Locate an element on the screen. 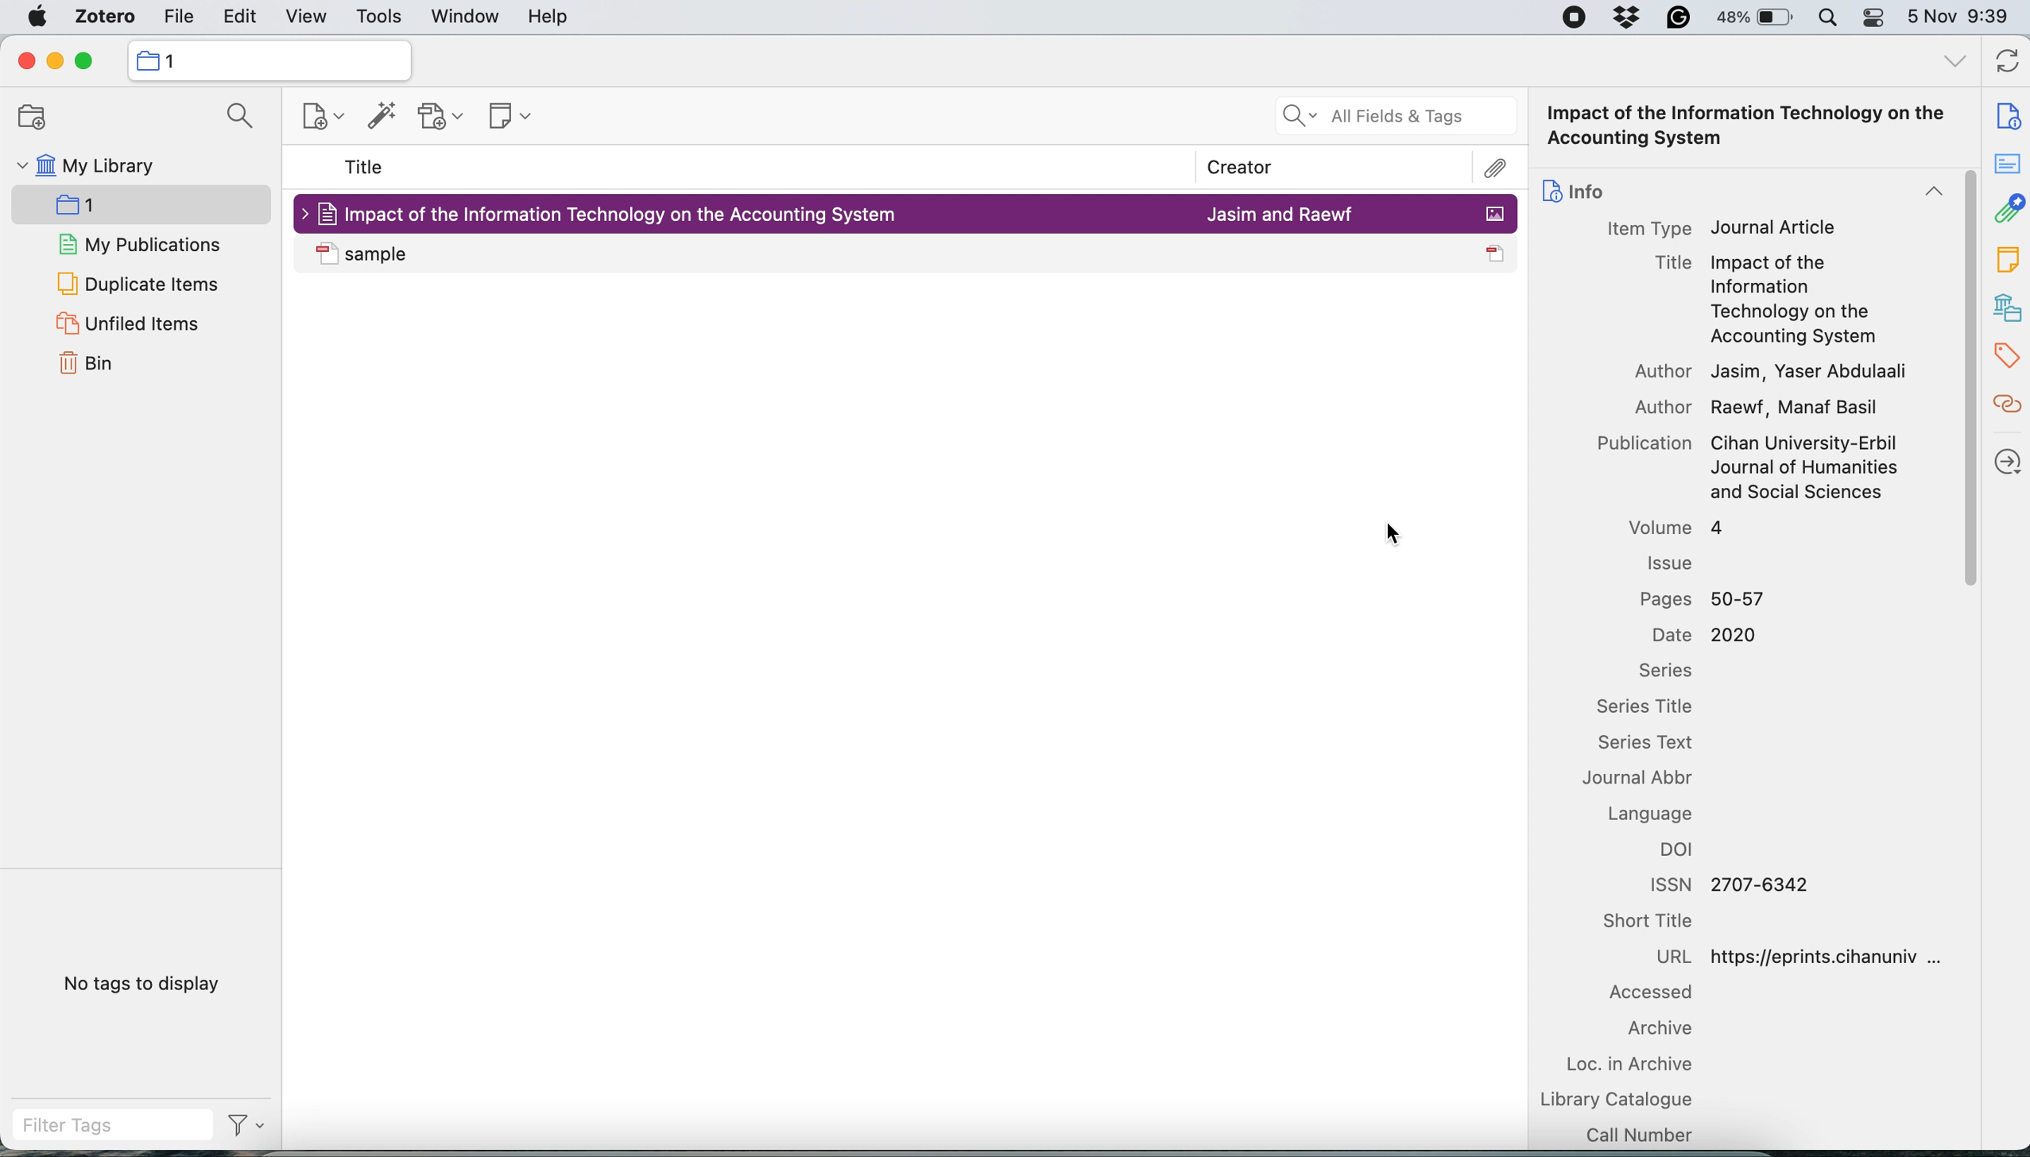  short title is located at coordinates (1651, 922).